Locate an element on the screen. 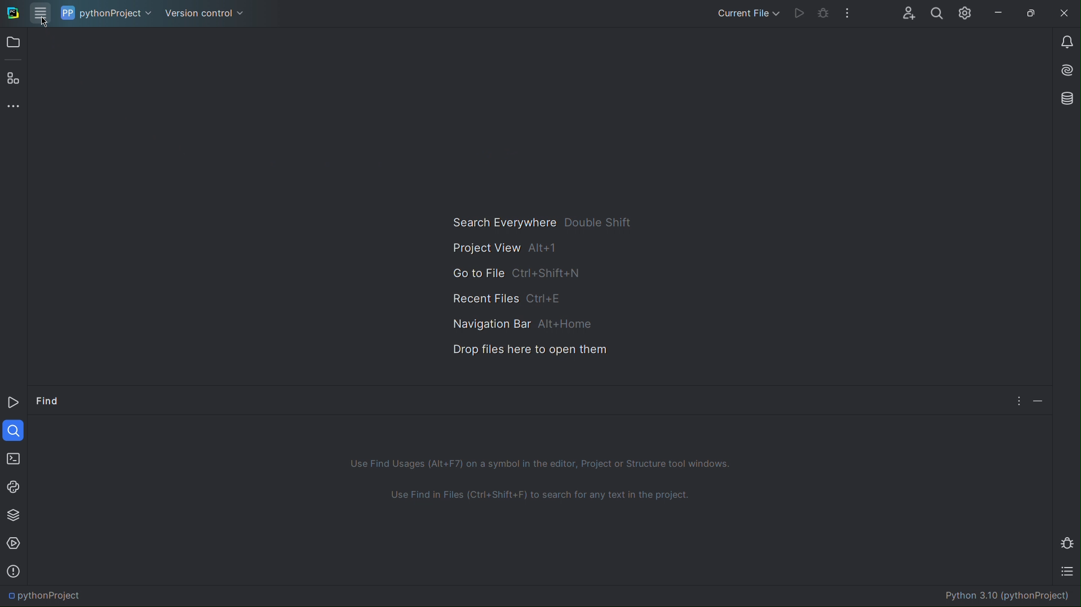 The width and height of the screenshot is (1081, 607). Minimize is located at coordinates (1039, 399).